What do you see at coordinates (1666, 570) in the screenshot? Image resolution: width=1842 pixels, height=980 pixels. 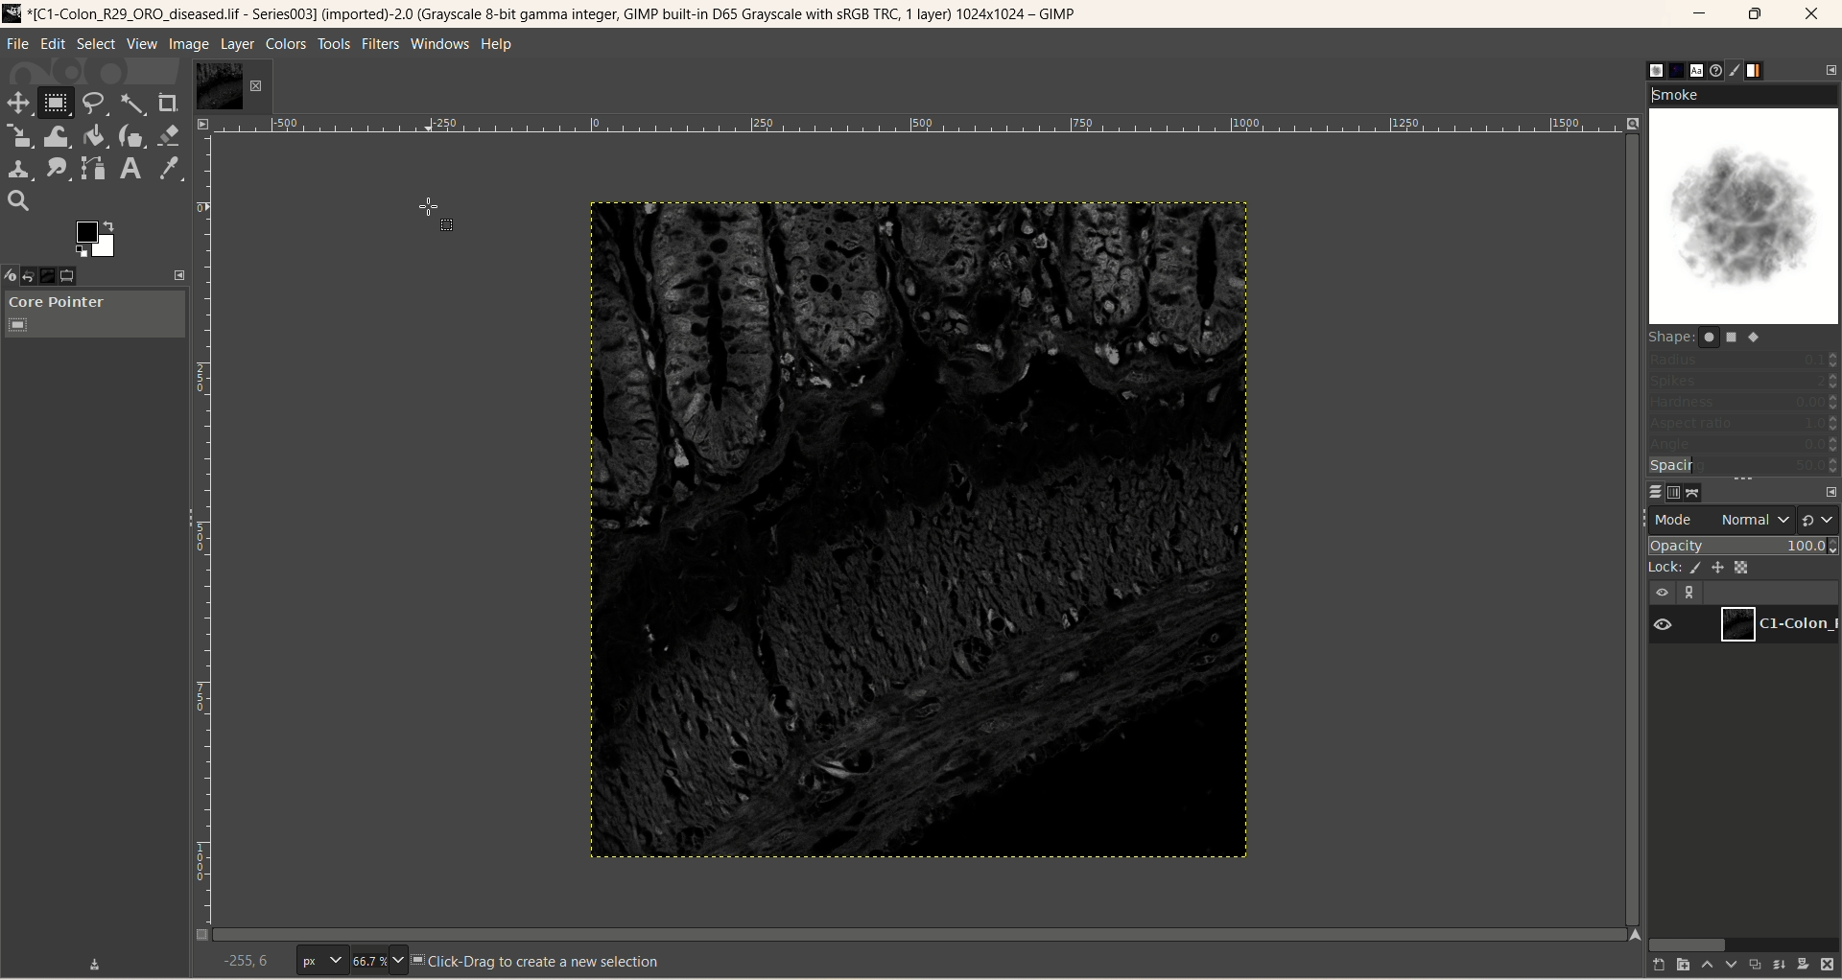 I see `lock` at bounding box center [1666, 570].